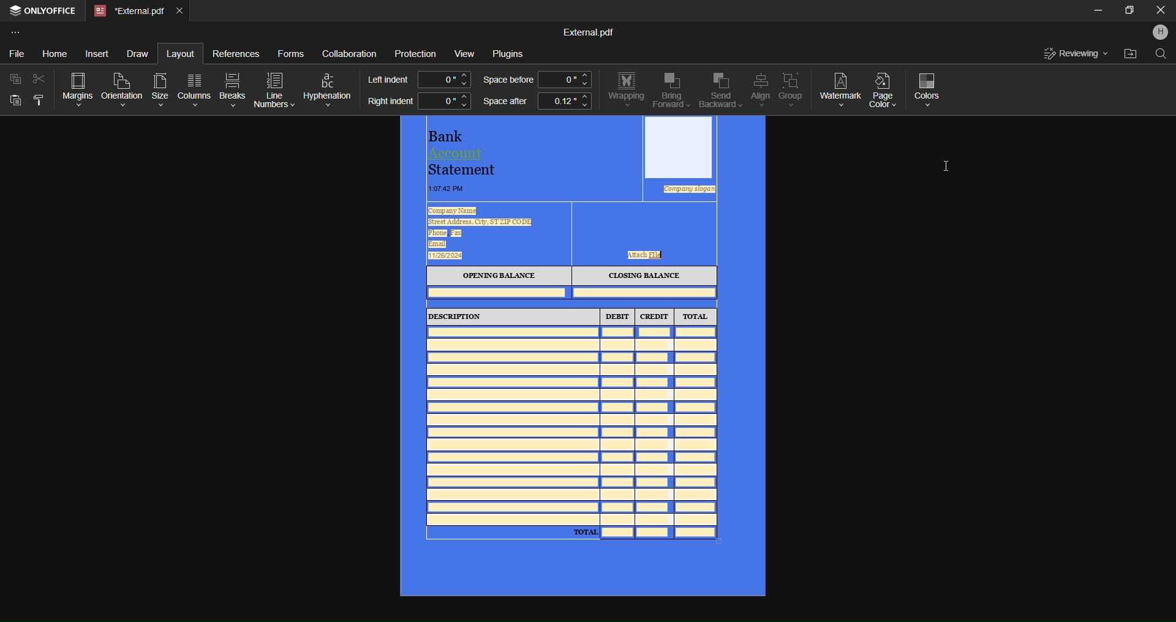  What do you see at coordinates (1076, 53) in the screenshot?
I see `Reveiwing` at bounding box center [1076, 53].